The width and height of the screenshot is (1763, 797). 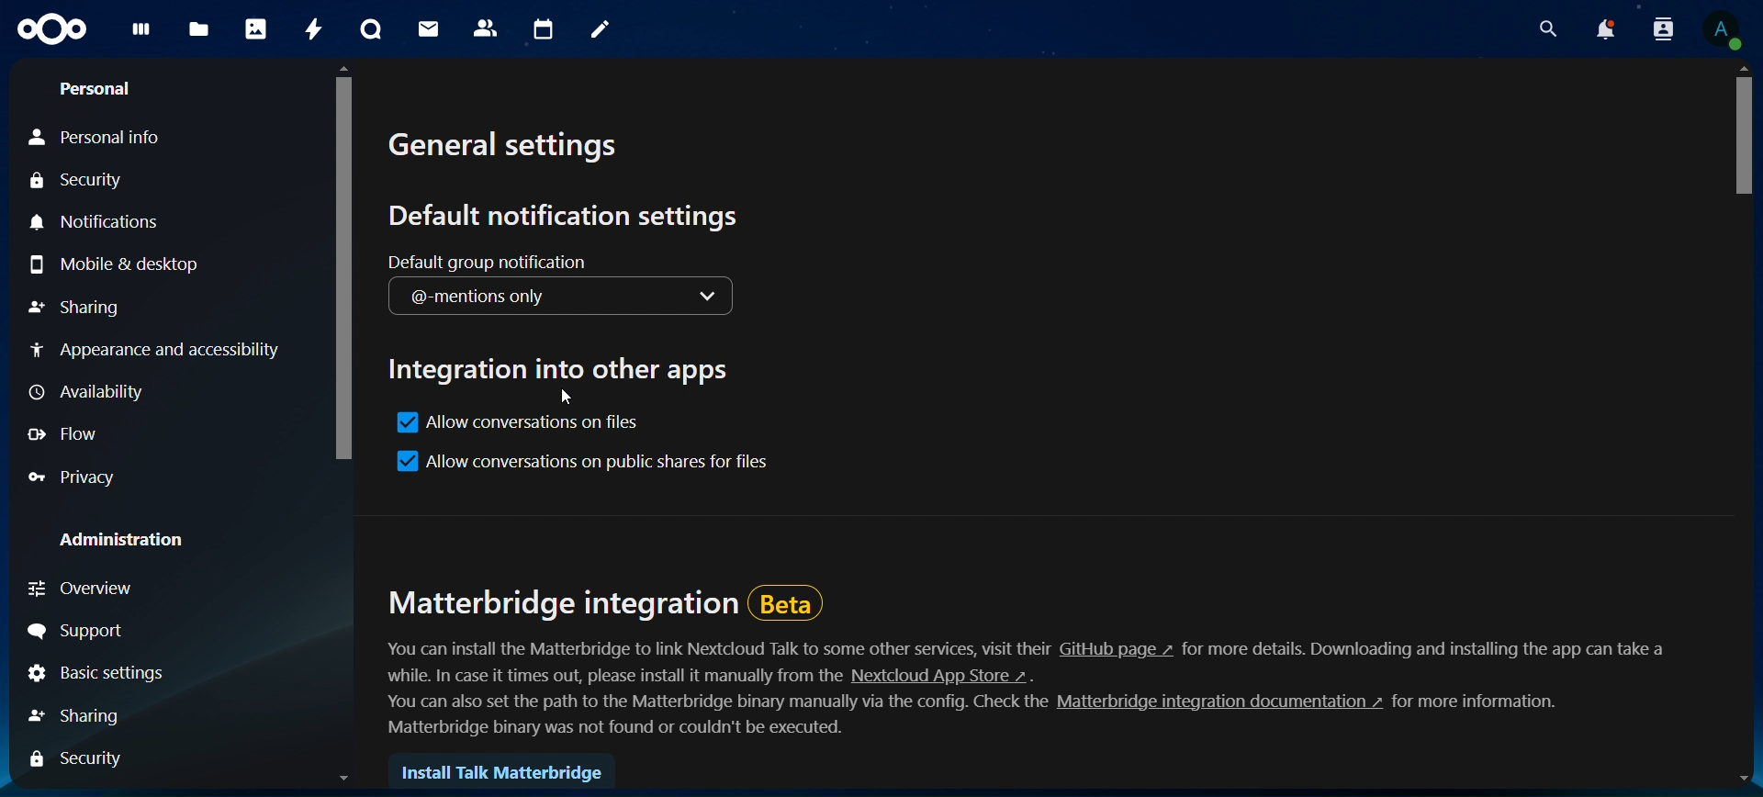 What do you see at coordinates (500, 262) in the screenshot?
I see `default group notification` at bounding box center [500, 262].